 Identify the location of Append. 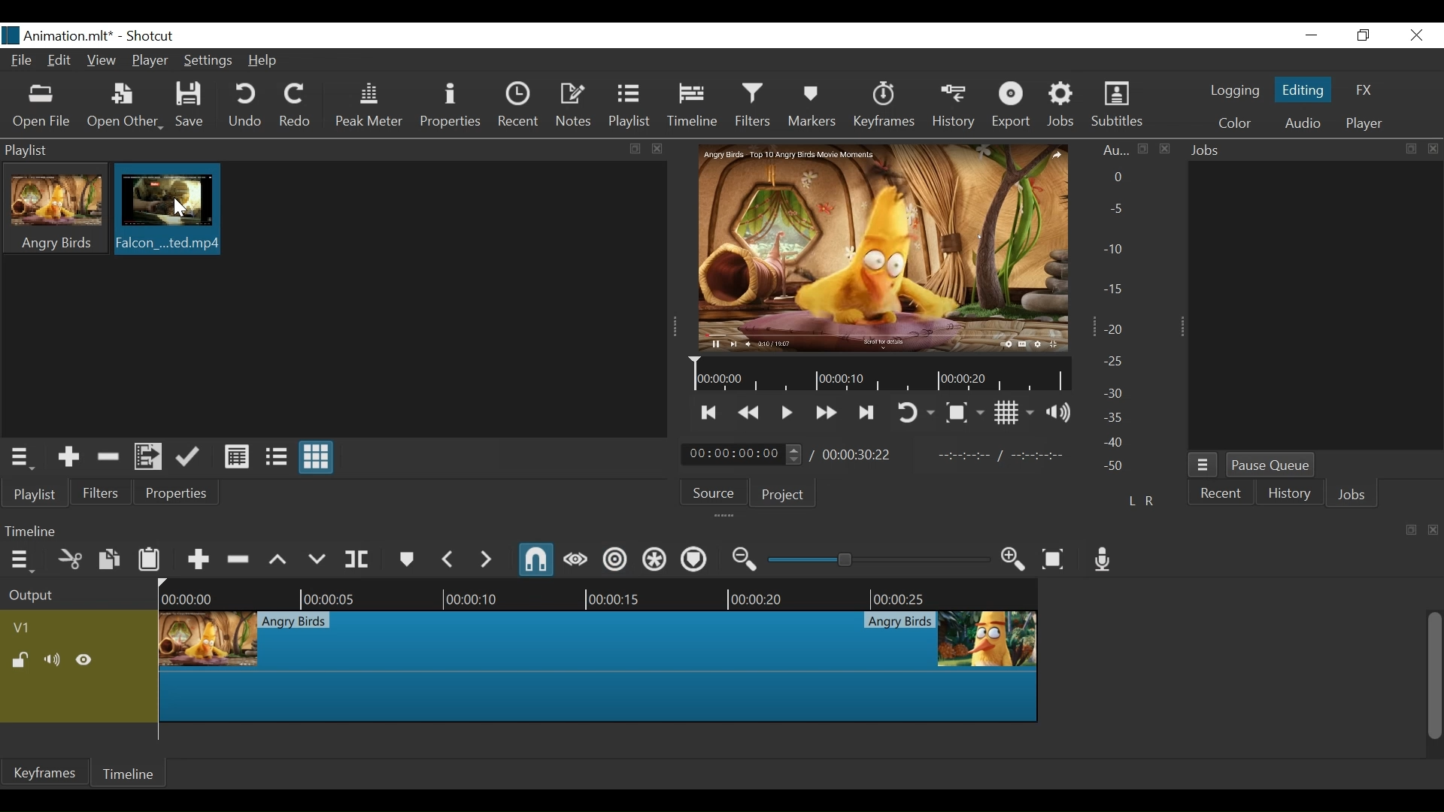
(198, 557).